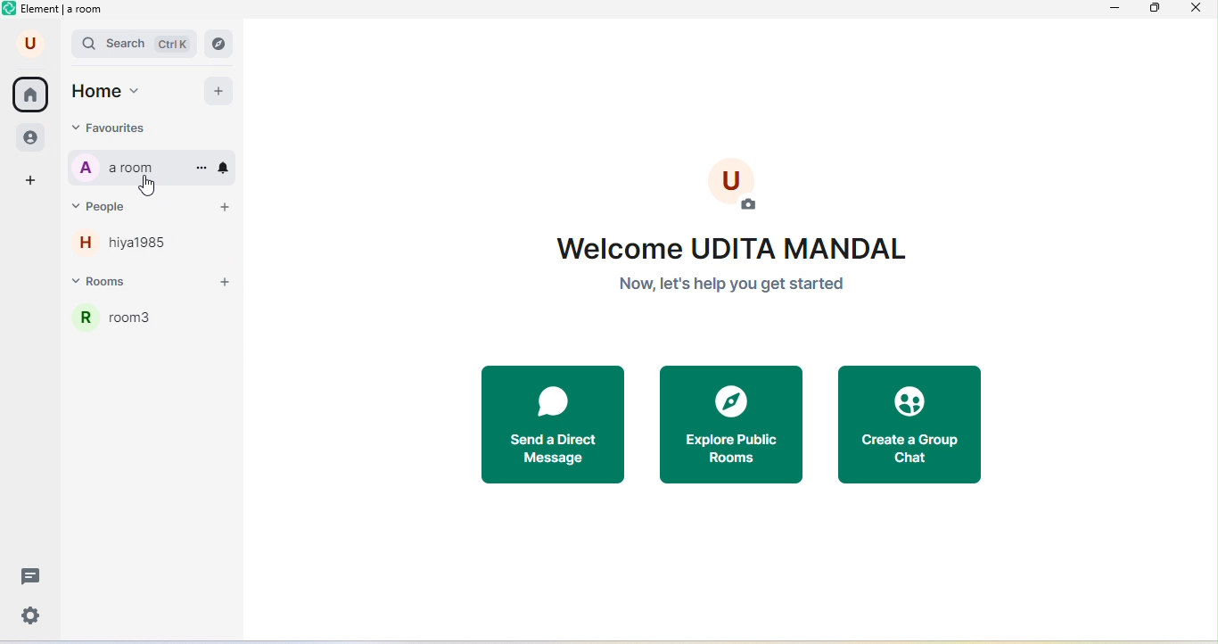 This screenshot has height=644, width=1218. Describe the element at coordinates (554, 422) in the screenshot. I see `send a direct message` at that location.